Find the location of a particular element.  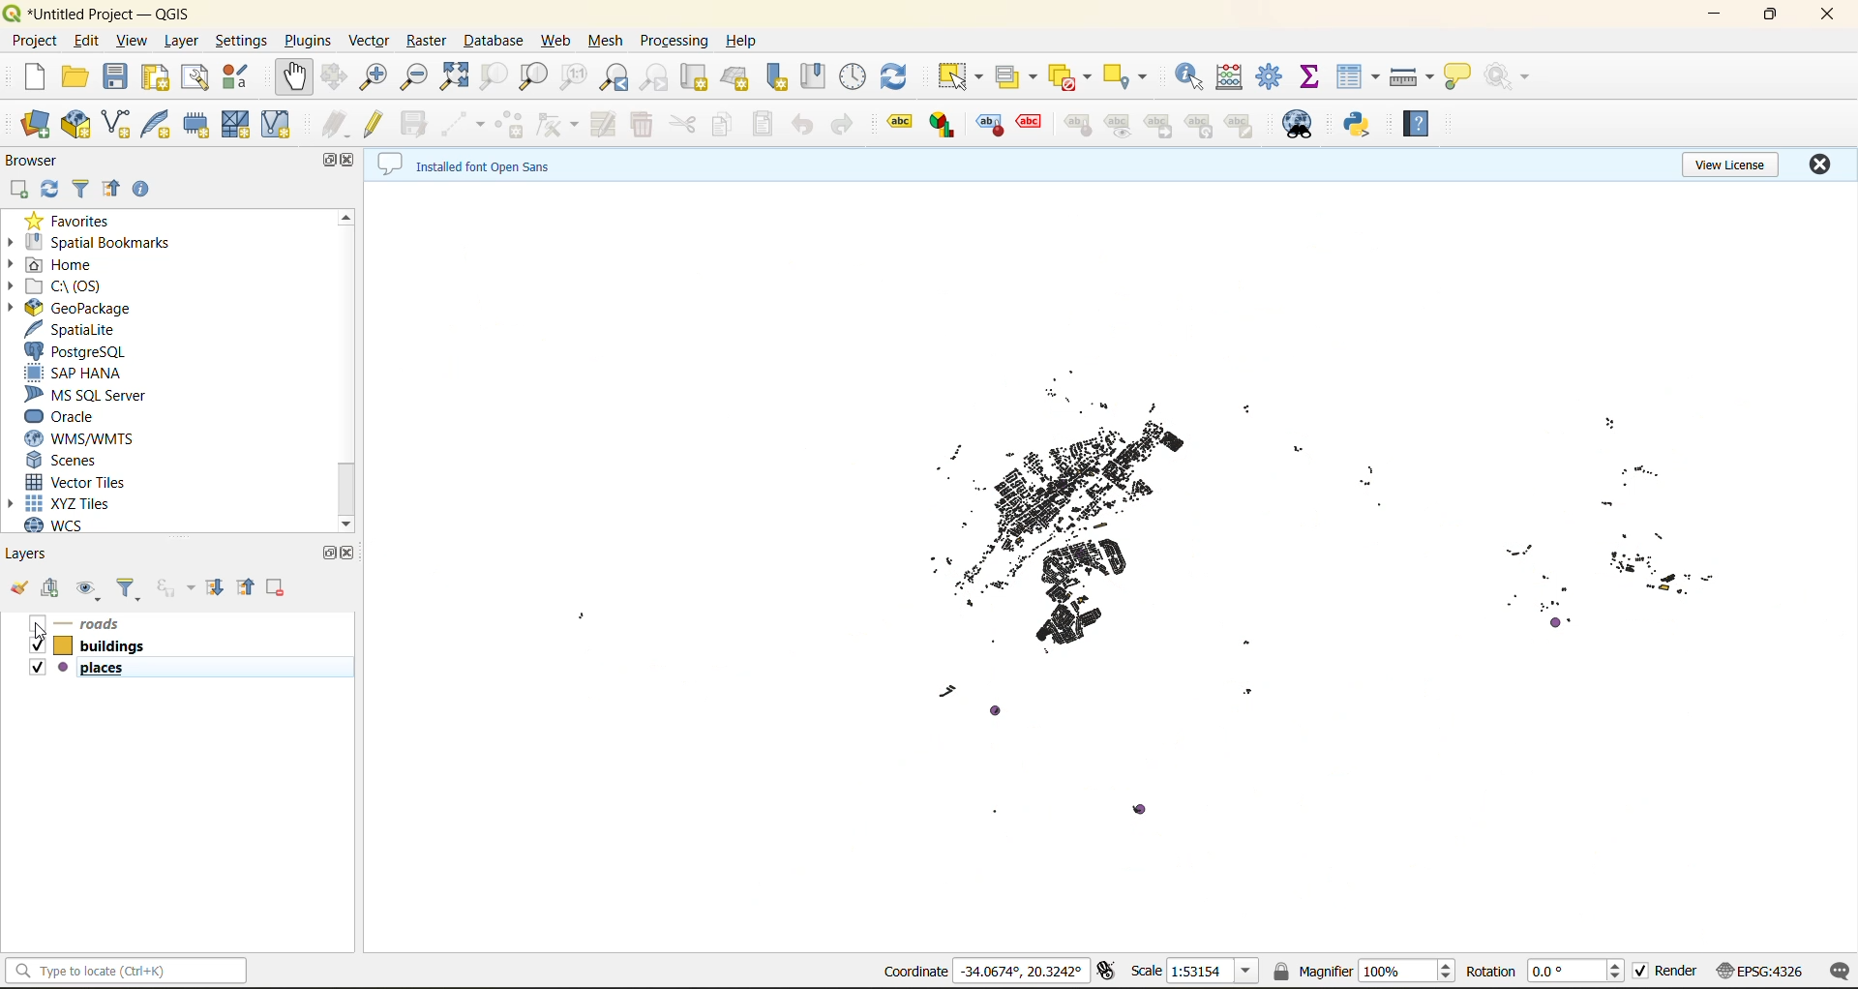

maximize is located at coordinates (1783, 15).